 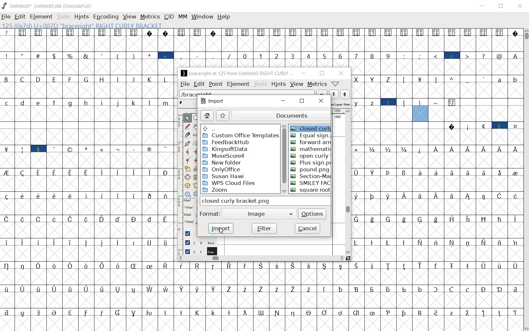 I want to click on edit, so click(x=199, y=84).